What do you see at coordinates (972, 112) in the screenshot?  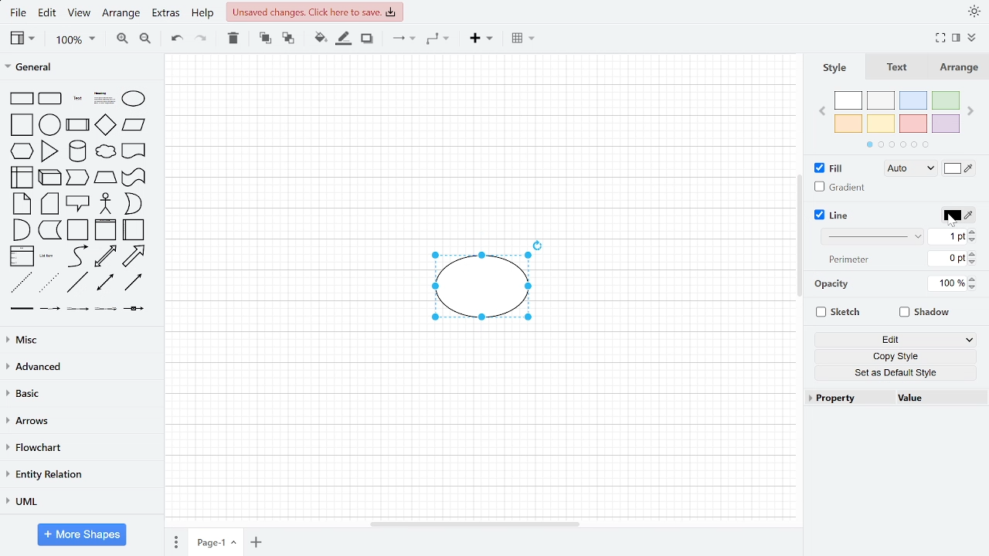 I see `Next` at bounding box center [972, 112].